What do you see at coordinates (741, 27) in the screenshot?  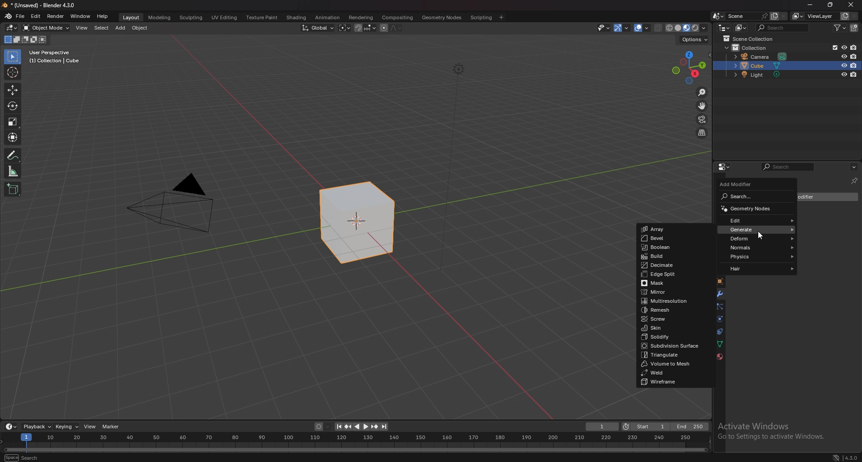 I see `display mode` at bounding box center [741, 27].